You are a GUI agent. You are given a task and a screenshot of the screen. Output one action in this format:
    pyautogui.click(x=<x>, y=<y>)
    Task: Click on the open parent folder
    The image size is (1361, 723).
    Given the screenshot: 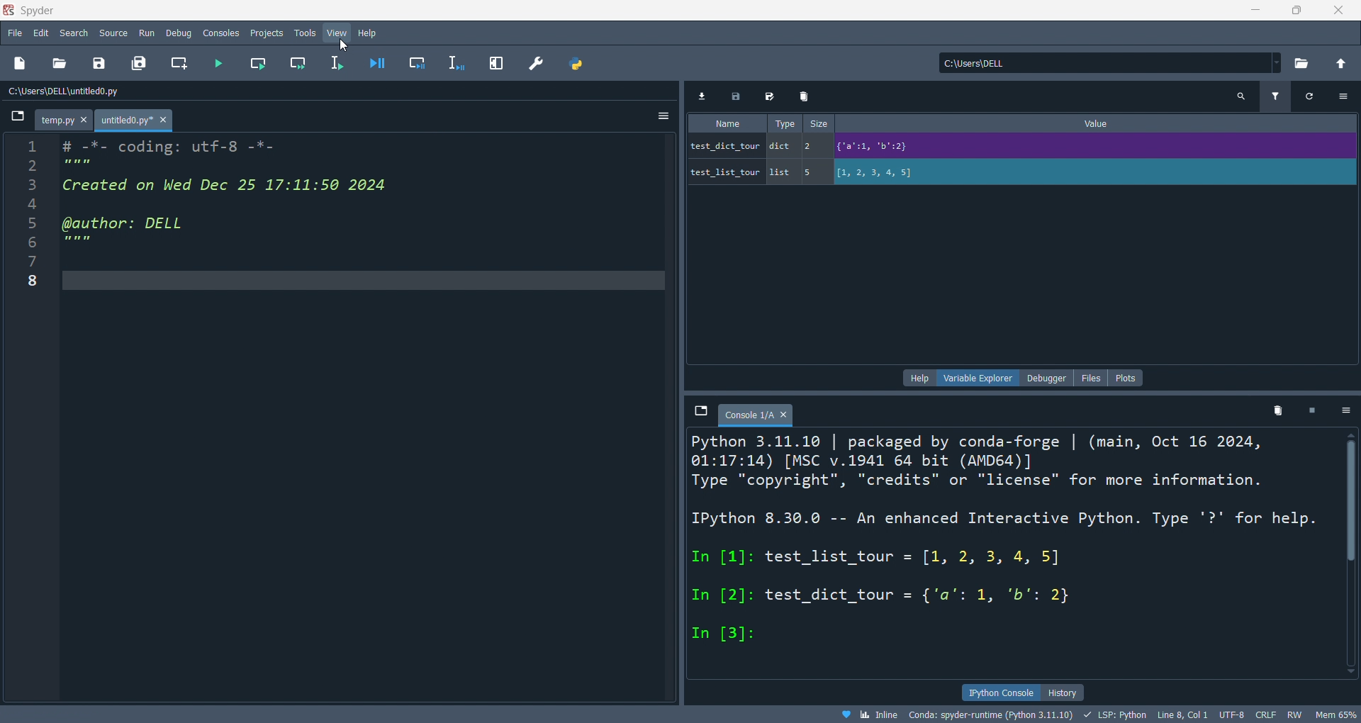 What is the action you would take?
    pyautogui.click(x=1340, y=62)
    